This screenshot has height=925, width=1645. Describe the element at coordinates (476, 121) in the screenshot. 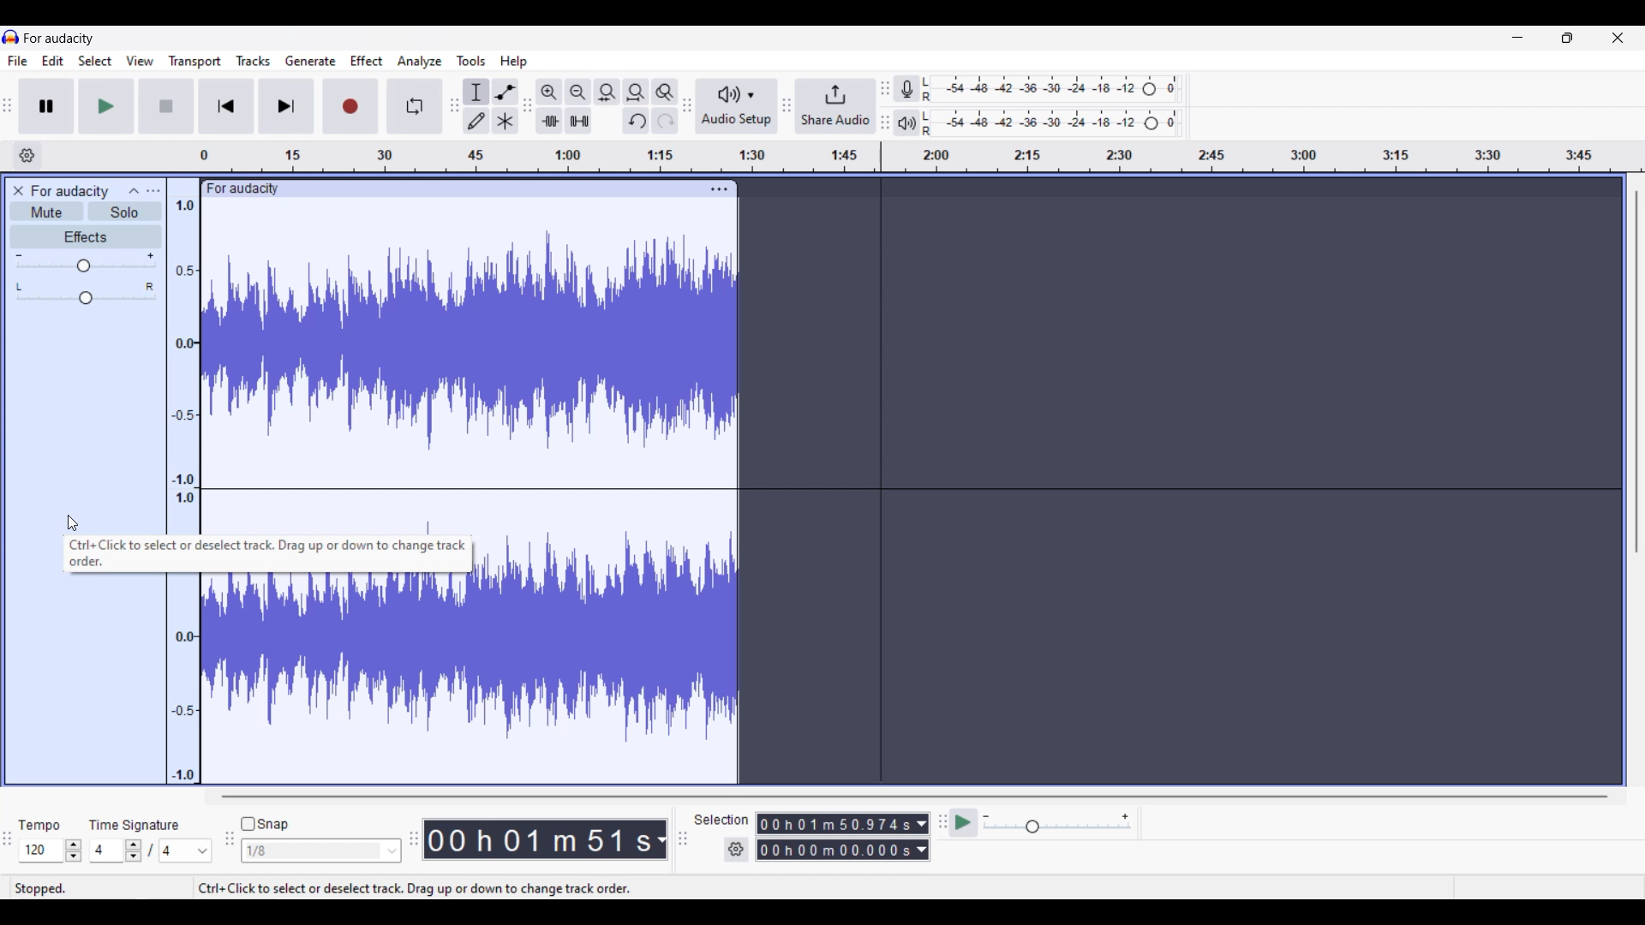

I see `Draw tool` at that location.